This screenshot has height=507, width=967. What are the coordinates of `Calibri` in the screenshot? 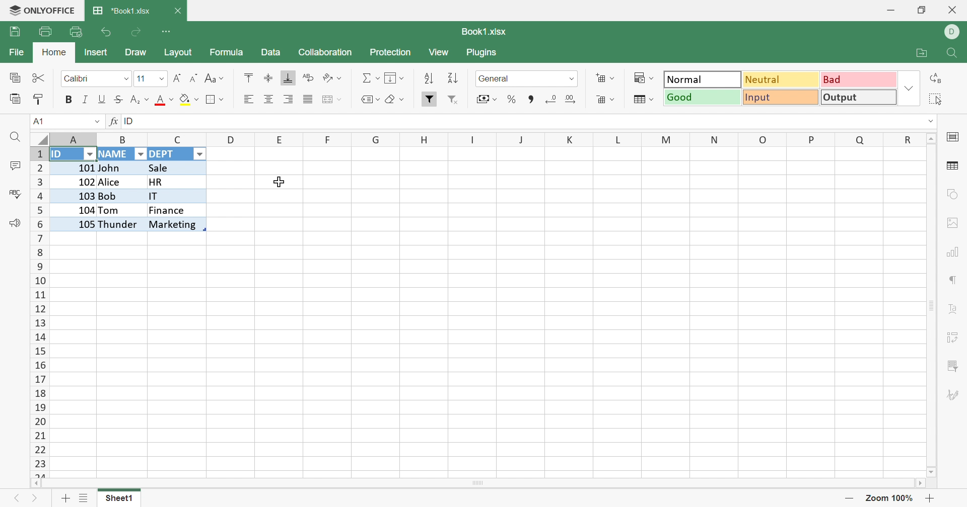 It's located at (79, 78).